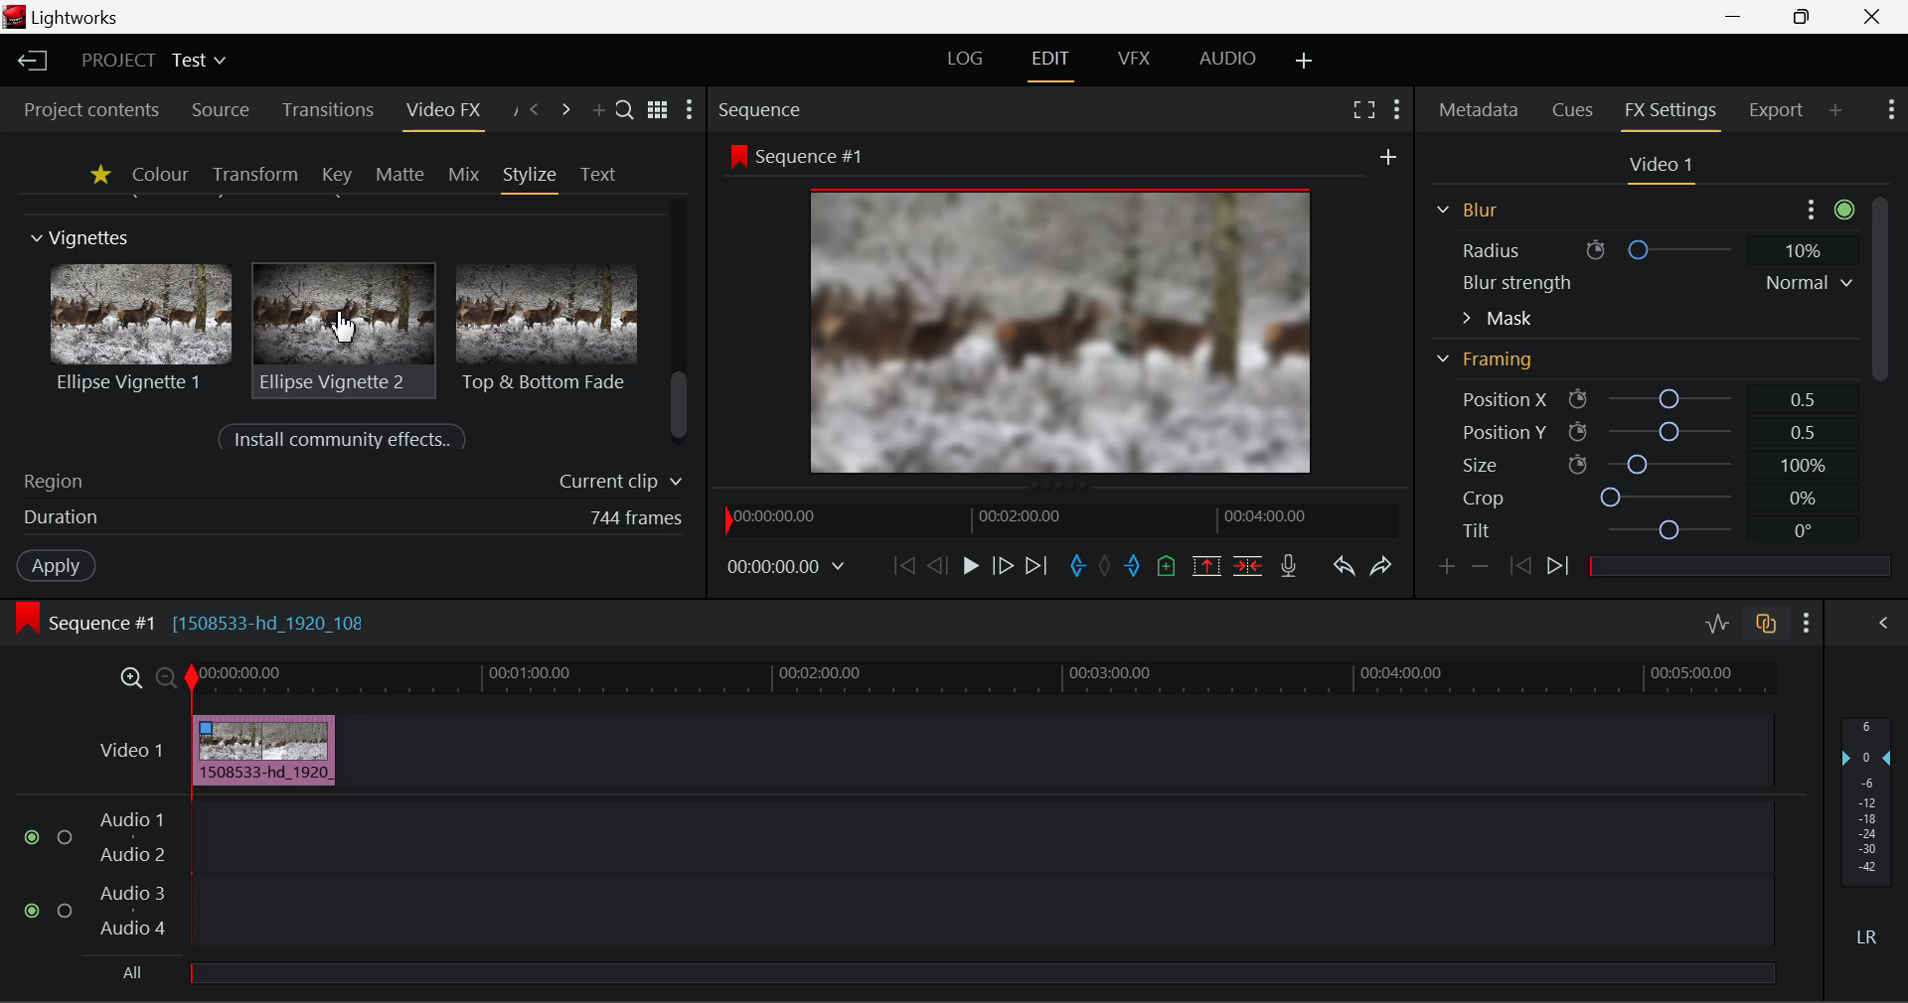 This screenshot has height=1003, width=1908. I want to click on Close, so click(1870, 16).